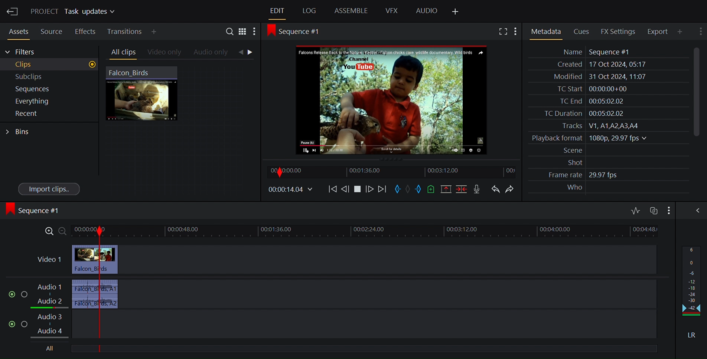 The width and height of the screenshot is (707, 359). I want to click on Tracks V1, A1,A2,A3,A4, so click(596, 126).